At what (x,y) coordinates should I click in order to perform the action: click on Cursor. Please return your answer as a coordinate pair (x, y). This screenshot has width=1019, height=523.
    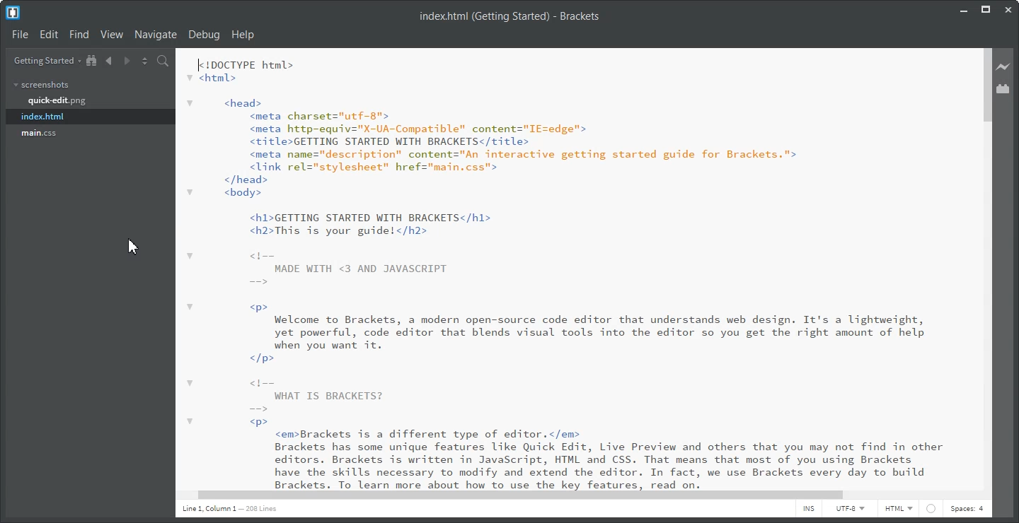
    Looking at the image, I should click on (134, 245).